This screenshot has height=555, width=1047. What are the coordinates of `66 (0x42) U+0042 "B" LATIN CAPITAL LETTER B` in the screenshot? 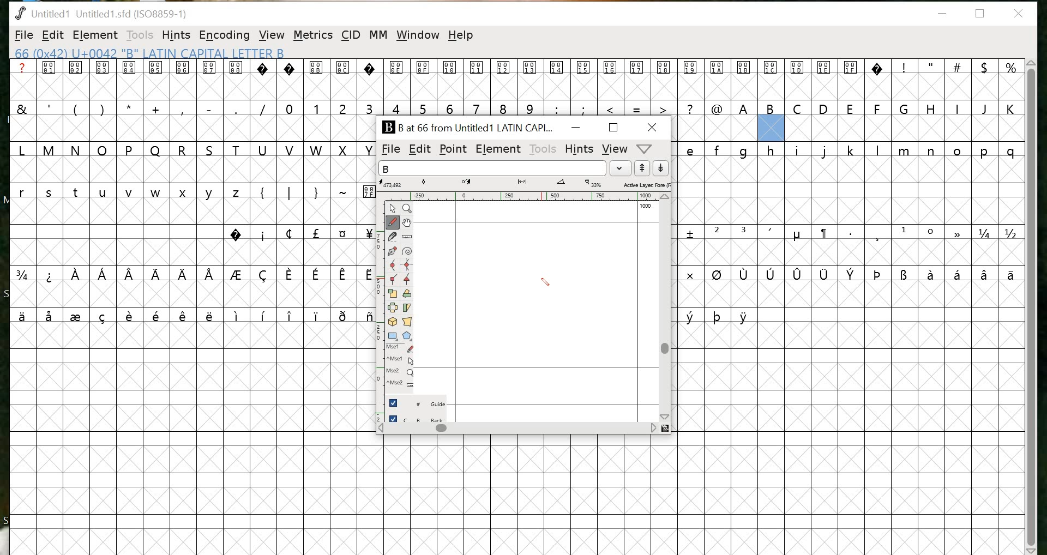 It's located at (153, 53).